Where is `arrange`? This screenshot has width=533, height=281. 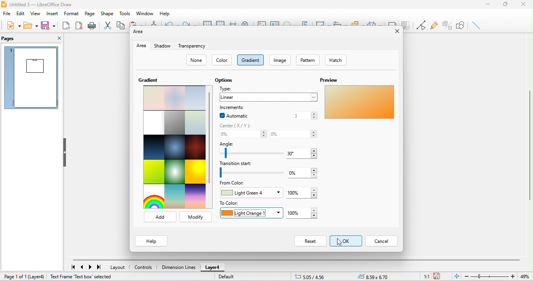
arrange is located at coordinates (357, 22).